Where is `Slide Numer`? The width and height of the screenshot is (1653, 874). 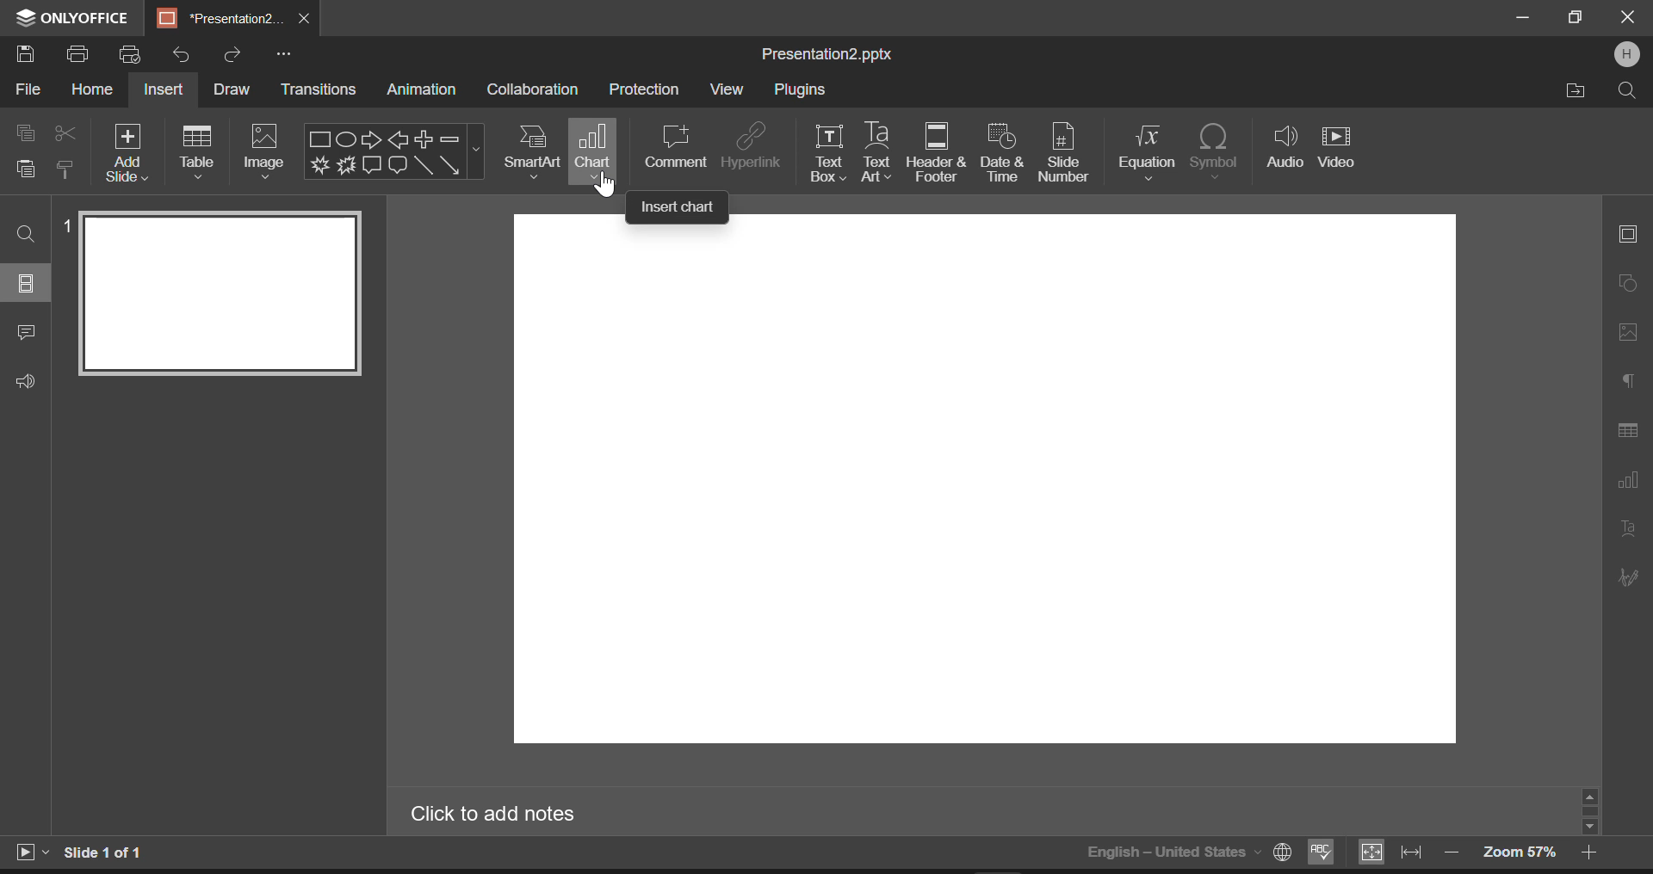 Slide Numer is located at coordinates (1066, 151).